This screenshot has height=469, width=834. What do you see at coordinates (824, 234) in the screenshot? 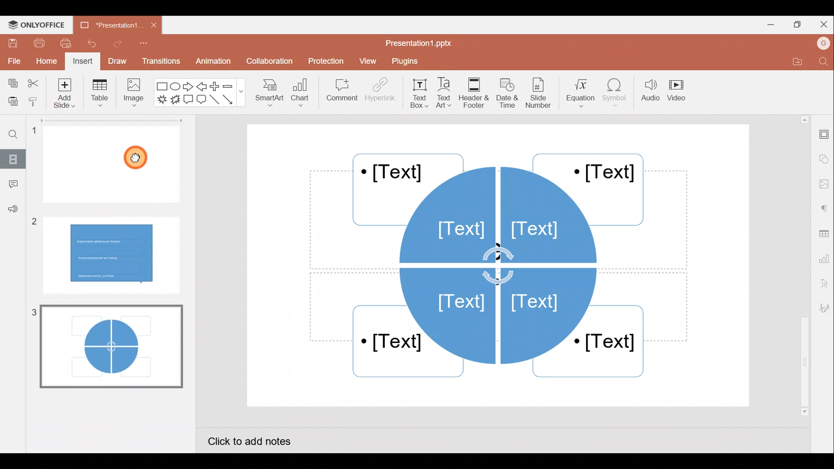
I see `Table settings` at bounding box center [824, 234].